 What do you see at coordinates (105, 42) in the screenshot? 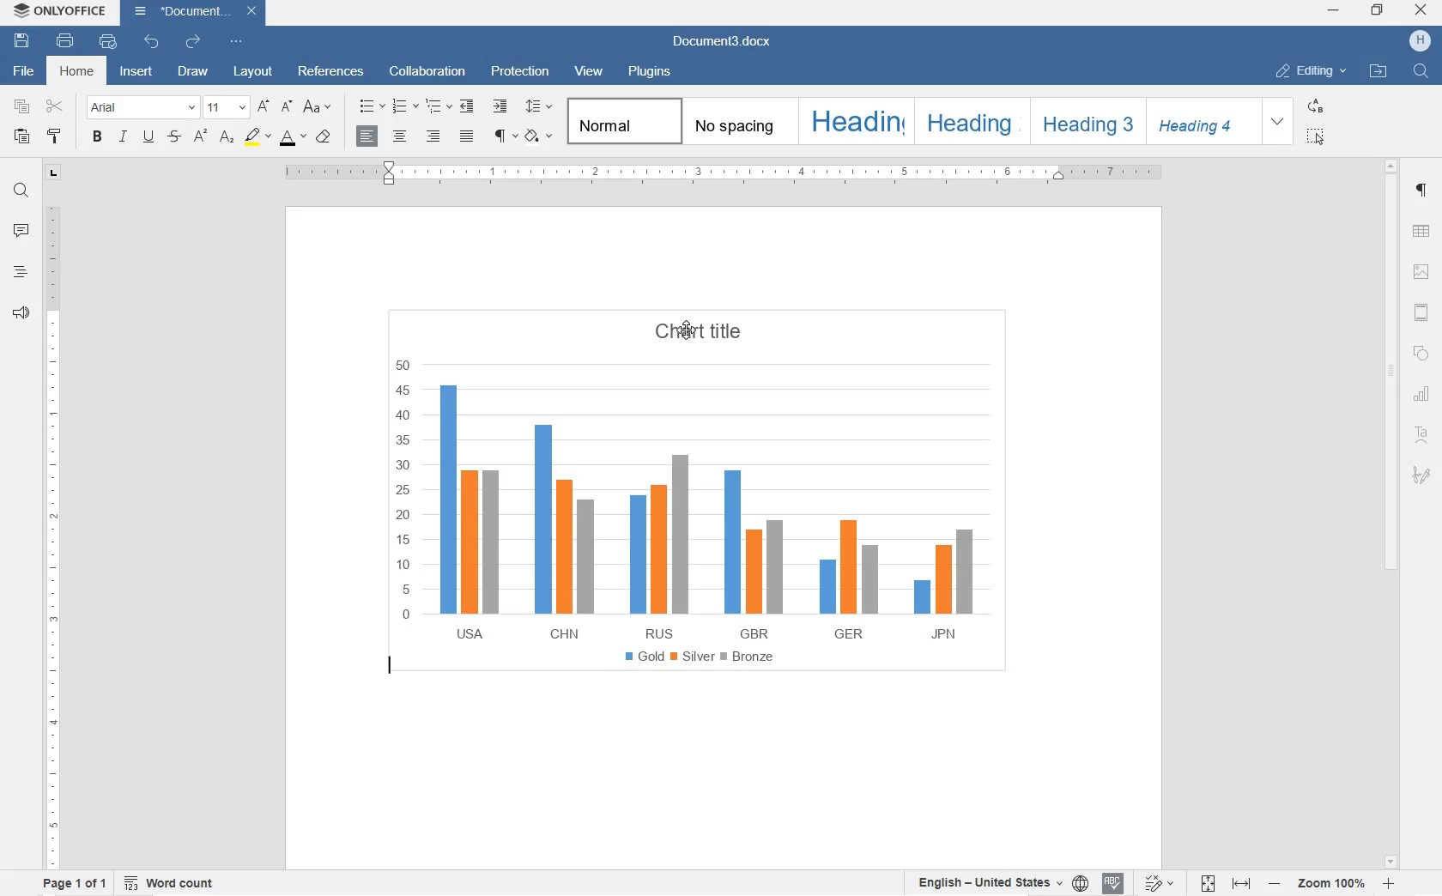
I see `QUICK PRINT` at bounding box center [105, 42].